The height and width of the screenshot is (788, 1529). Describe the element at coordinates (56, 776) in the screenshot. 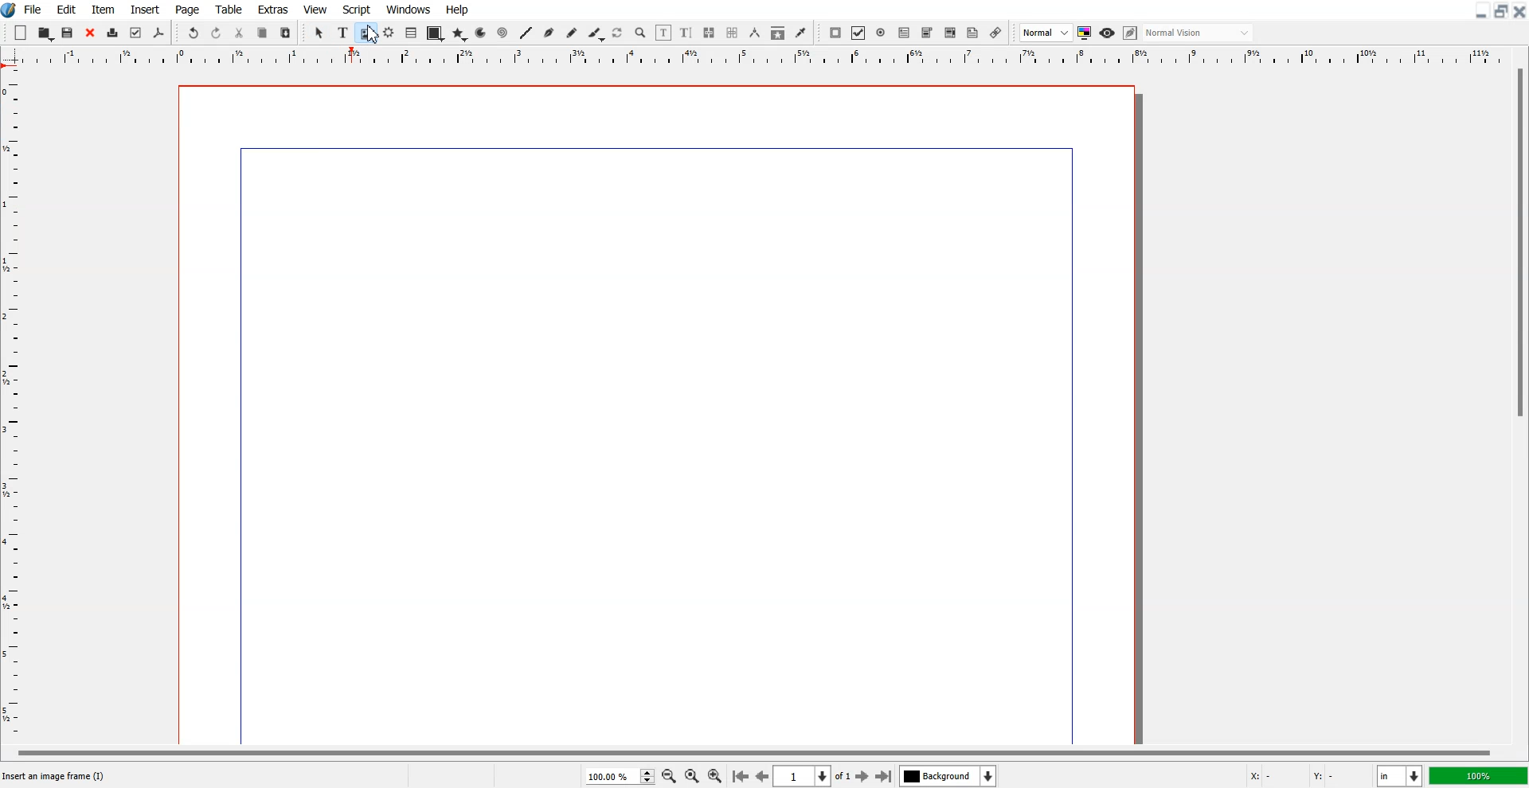

I see `Insert an image frame (I)` at that location.